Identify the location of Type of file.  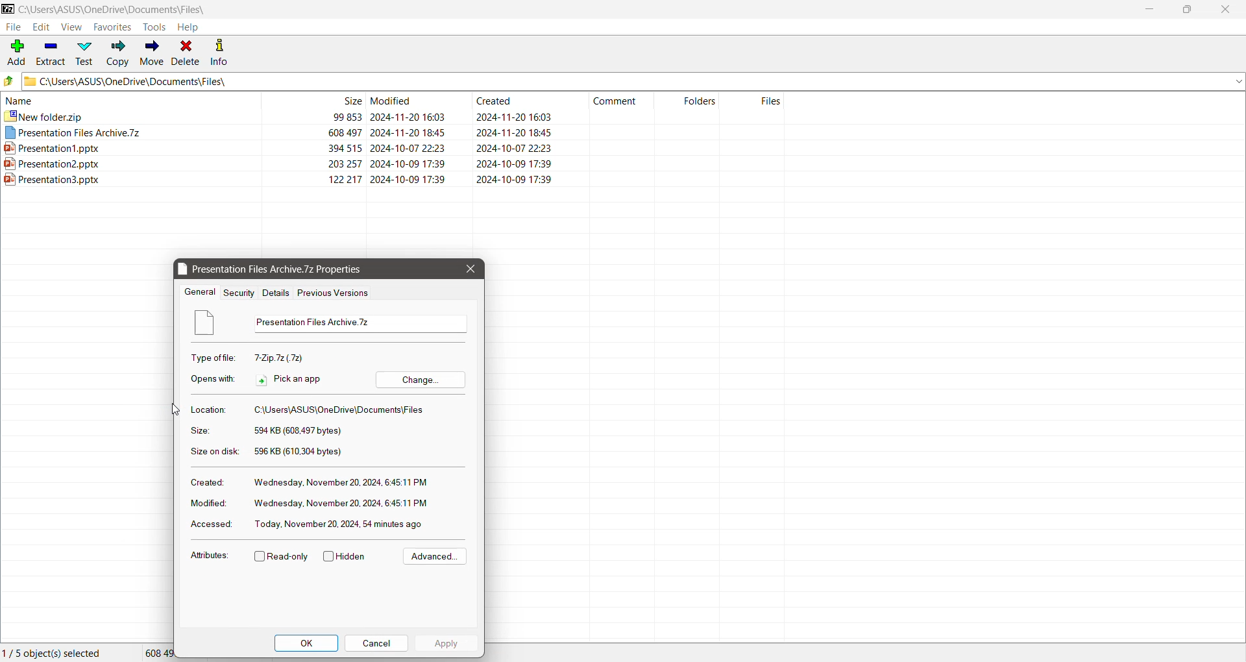
(216, 357).